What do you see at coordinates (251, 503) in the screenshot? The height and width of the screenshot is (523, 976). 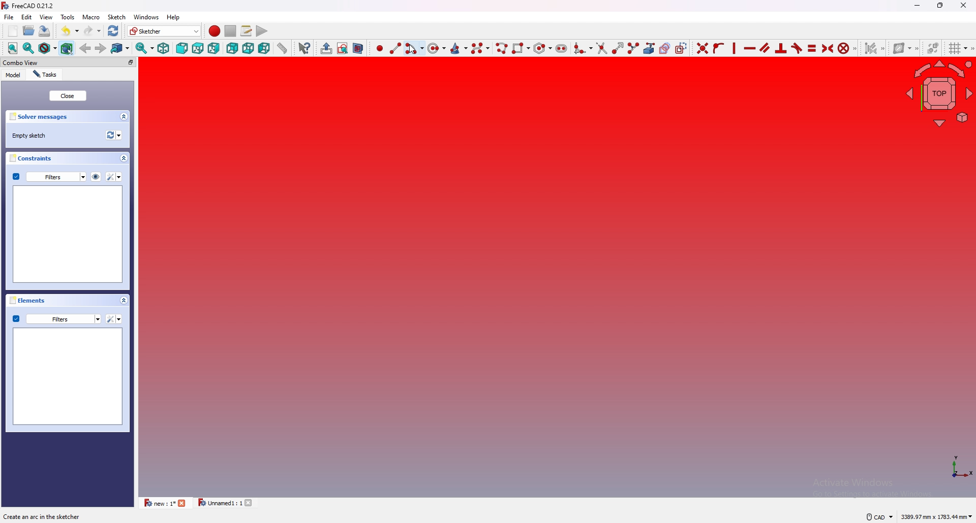 I see `close` at bounding box center [251, 503].